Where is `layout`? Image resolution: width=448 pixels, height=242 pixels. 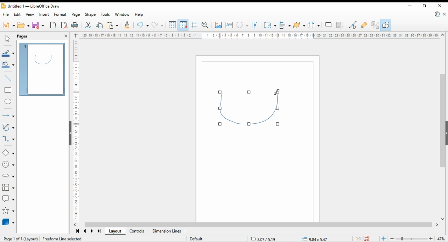
layout is located at coordinates (115, 231).